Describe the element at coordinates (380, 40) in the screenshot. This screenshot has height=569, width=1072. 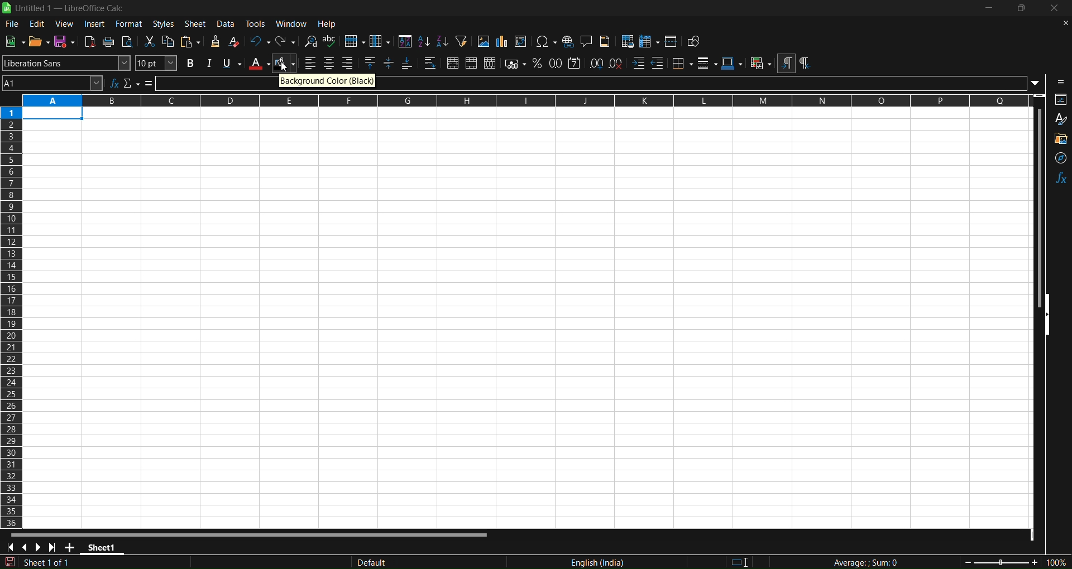
I see `coloum` at that location.